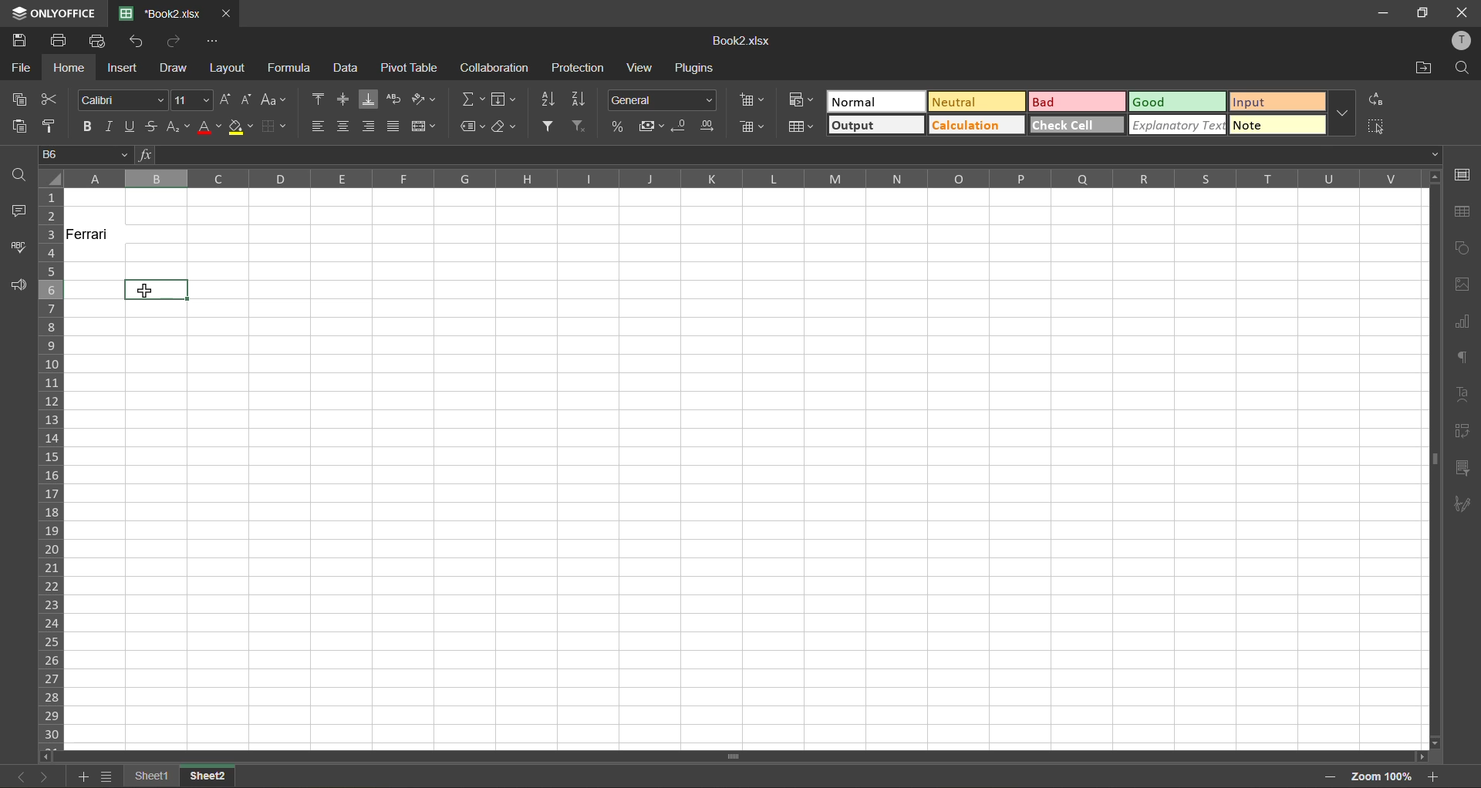  What do you see at coordinates (1177, 125) in the screenshot?
I see `explanatory text` at bounding box center [1177, 125].